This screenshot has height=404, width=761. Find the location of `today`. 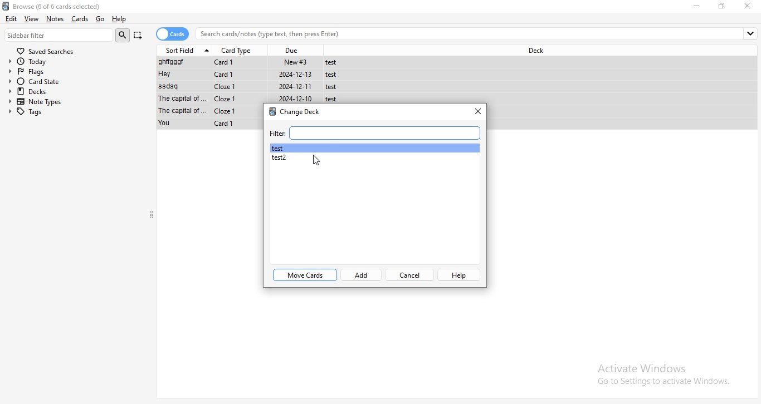

today is located at coordinates (73, 62).